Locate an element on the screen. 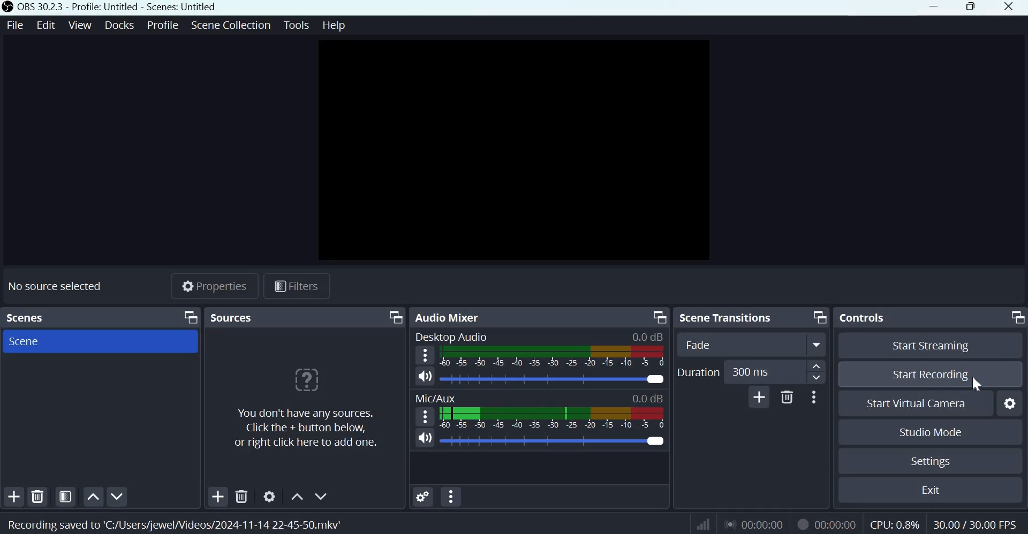 This screenshot has height=534, width=1028. Volume Meter is located at coordinates (554, 418).